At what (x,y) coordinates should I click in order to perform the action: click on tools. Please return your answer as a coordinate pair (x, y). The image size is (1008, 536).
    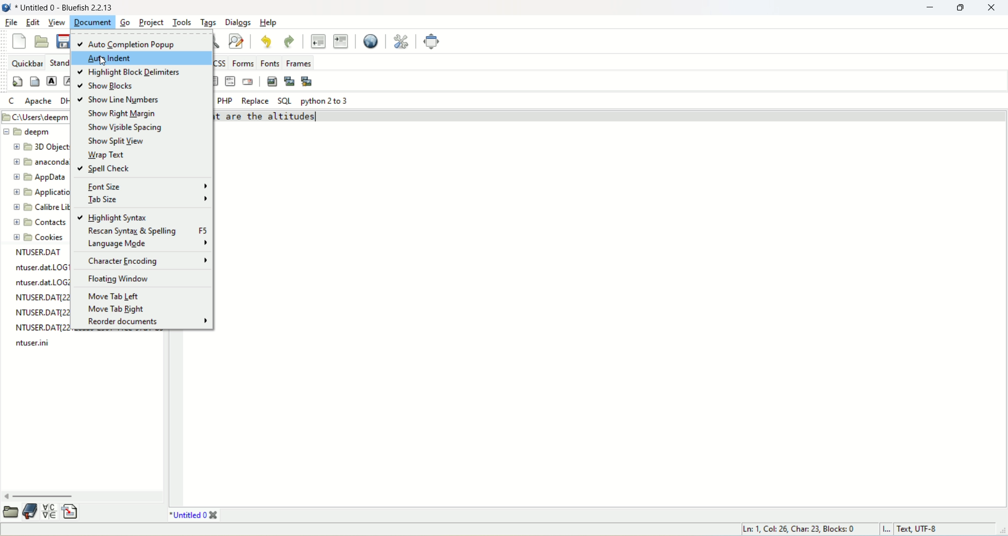
    Looking at the image, I should click on (183, 23).